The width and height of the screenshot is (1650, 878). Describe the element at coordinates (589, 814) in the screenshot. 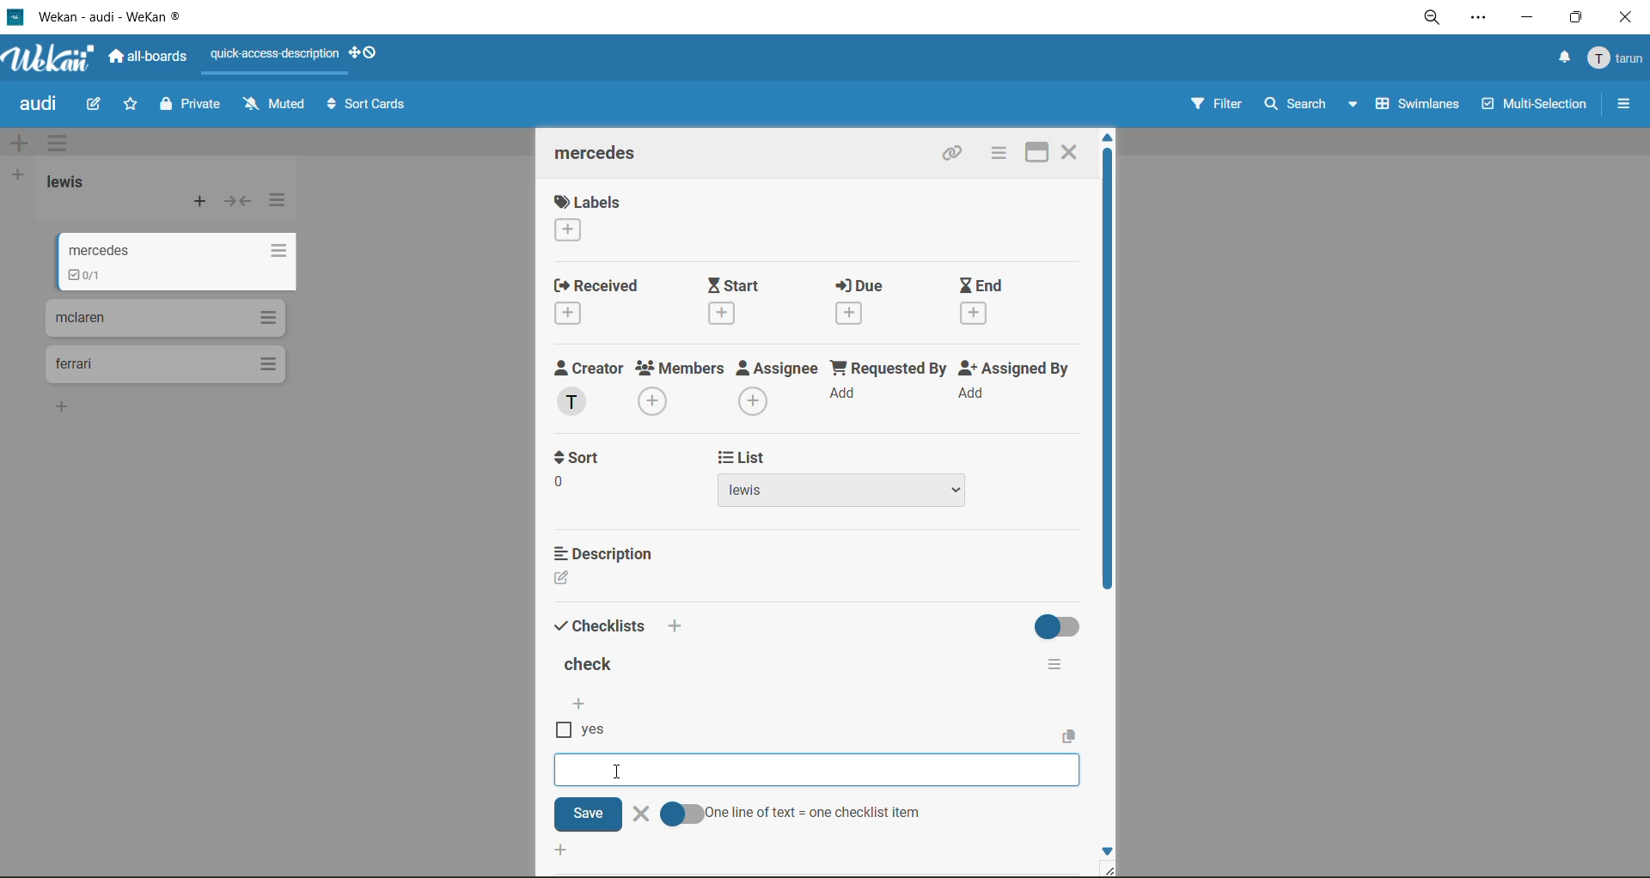

I see `save` at that location.